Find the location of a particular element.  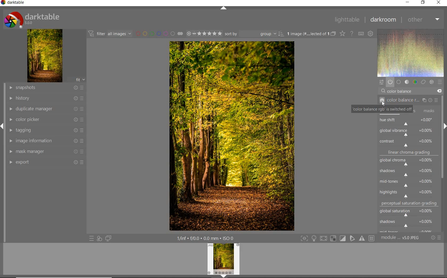

show only active module is located at coordinates (390, 82).